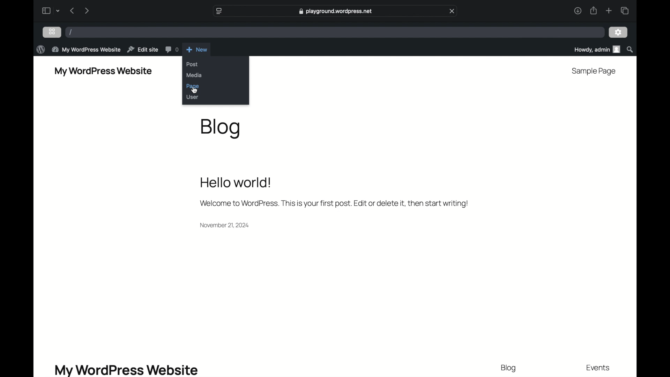  What do you see at coordinates (222, 128) in the screenshot?
I see `blog` at bounding box center [222, 128].